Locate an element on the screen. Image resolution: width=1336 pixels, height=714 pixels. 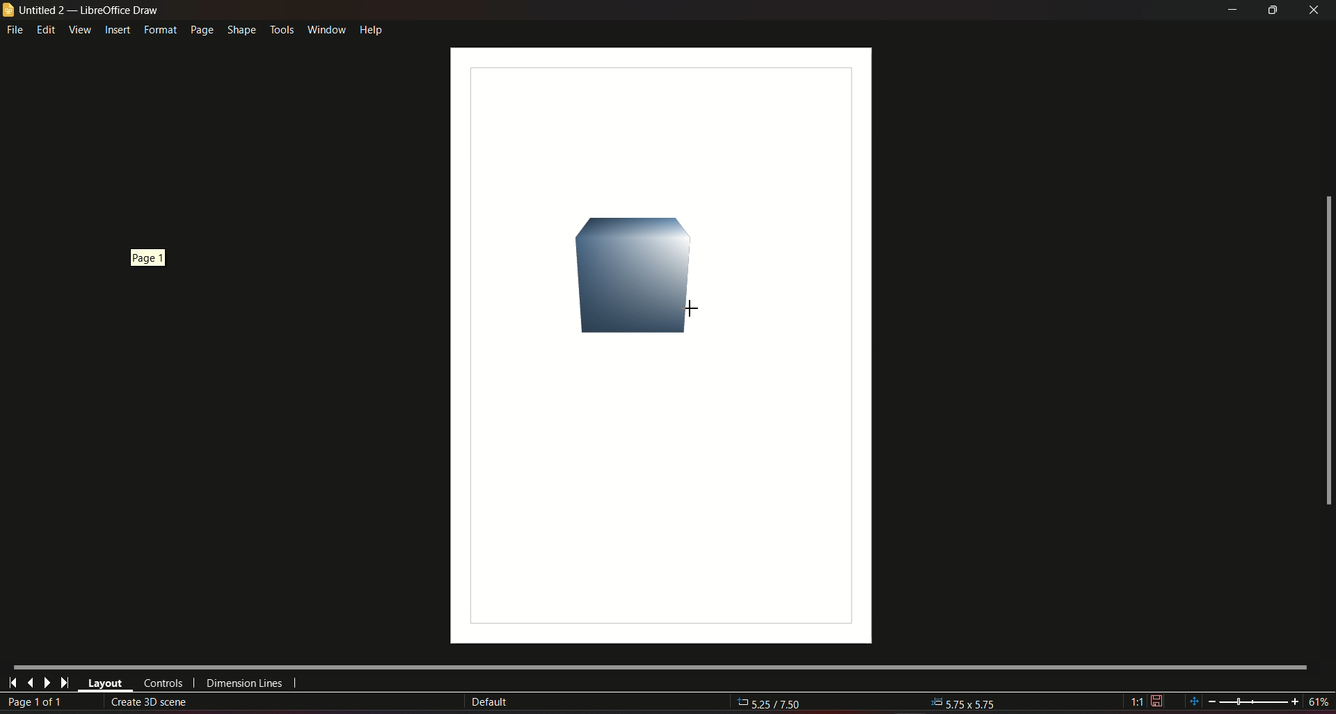
view is located at coordinates (79, 29).